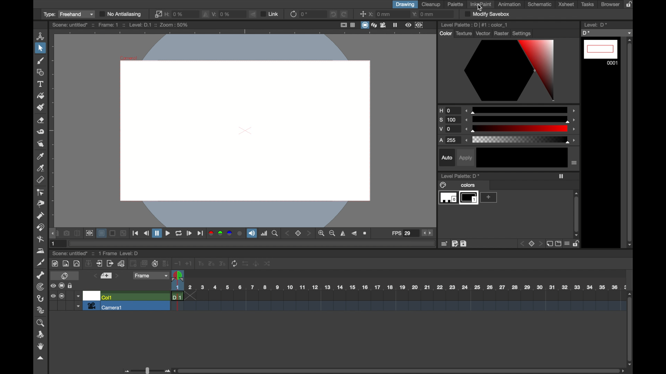  I want to click on scroll box, so click(630, 142).